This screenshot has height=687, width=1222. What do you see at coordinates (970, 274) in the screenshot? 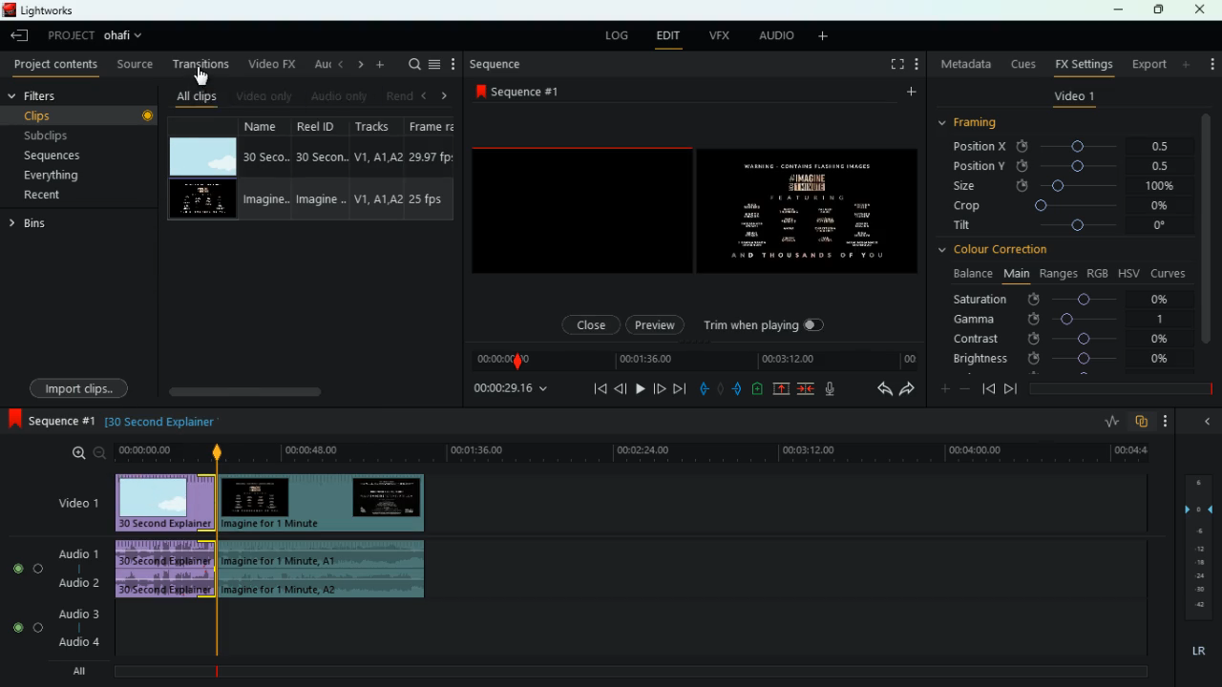
I see `balance` at bounding box center [970, 274].